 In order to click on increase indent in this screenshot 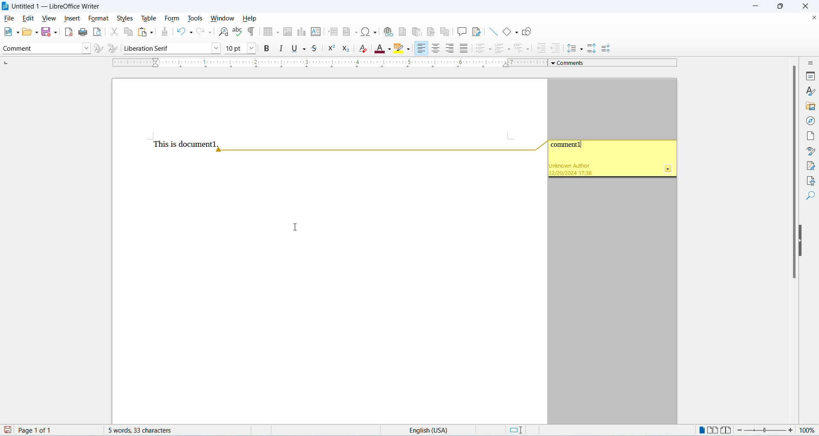, I will do `click(540, 49)`.